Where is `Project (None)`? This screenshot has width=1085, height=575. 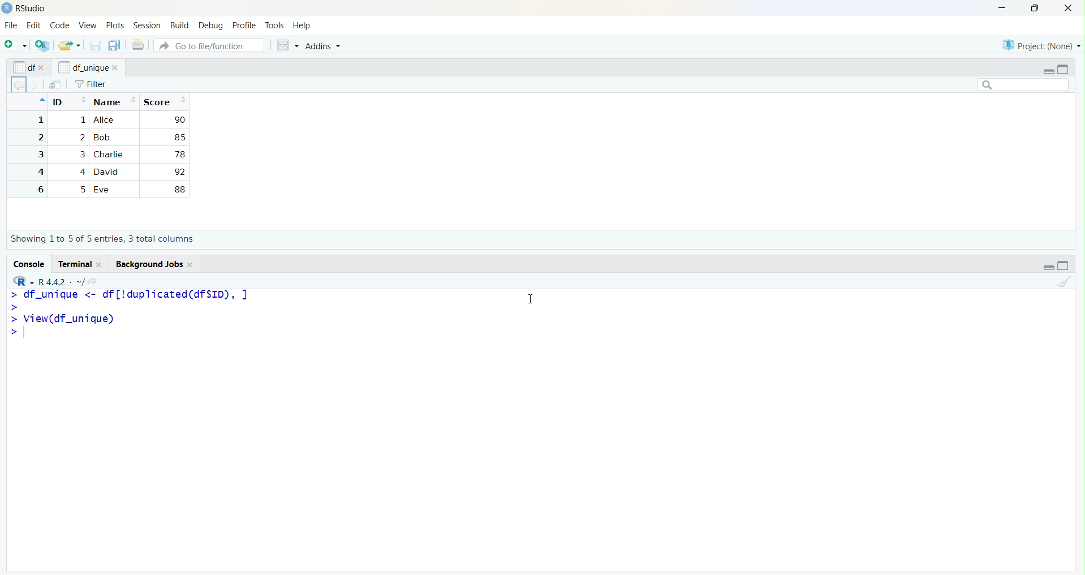
Project (None) is located at coordinates (1039, 46).